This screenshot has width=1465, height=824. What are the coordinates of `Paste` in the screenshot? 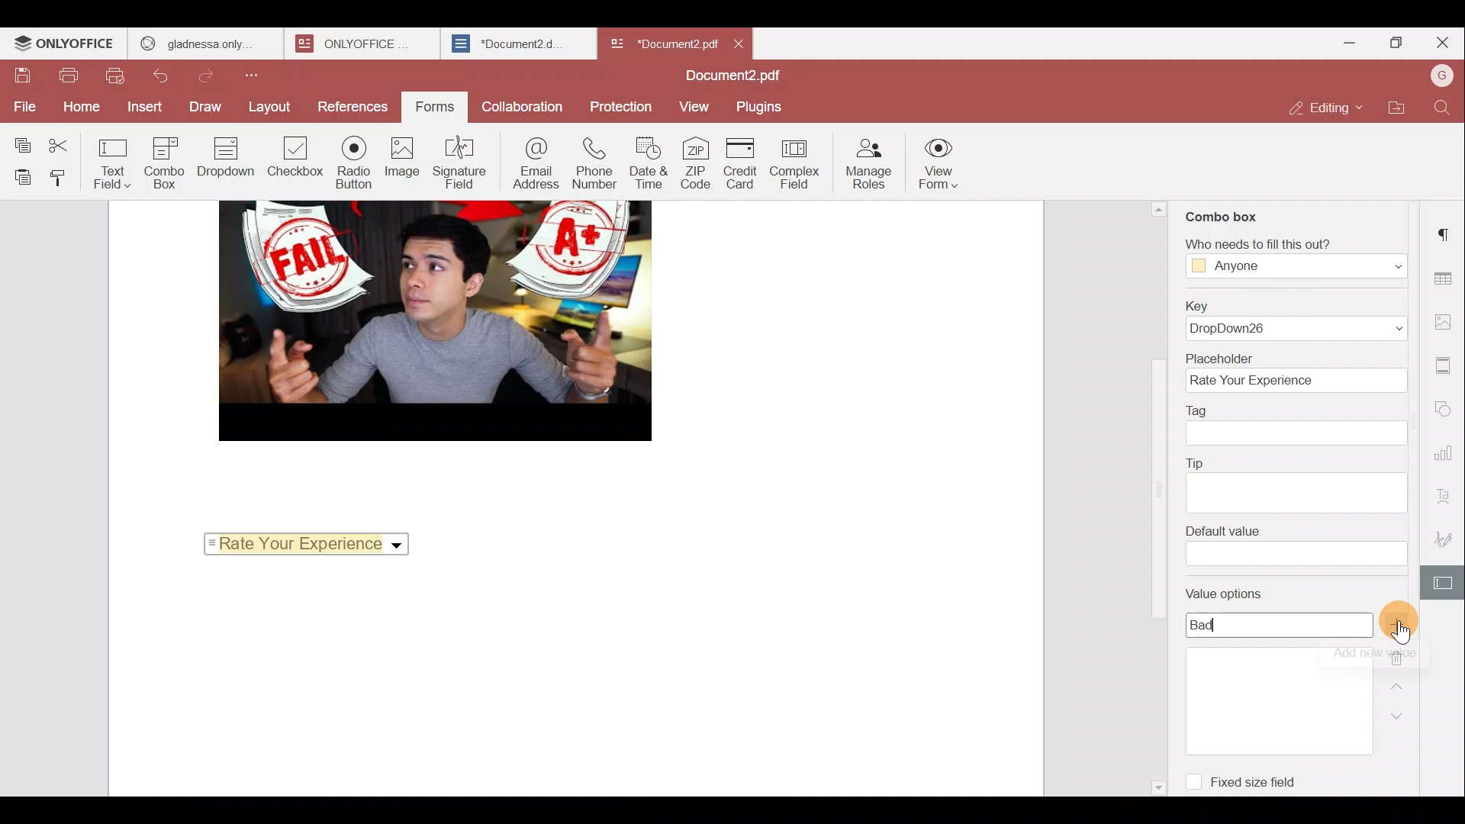 It's located at (20, 177).